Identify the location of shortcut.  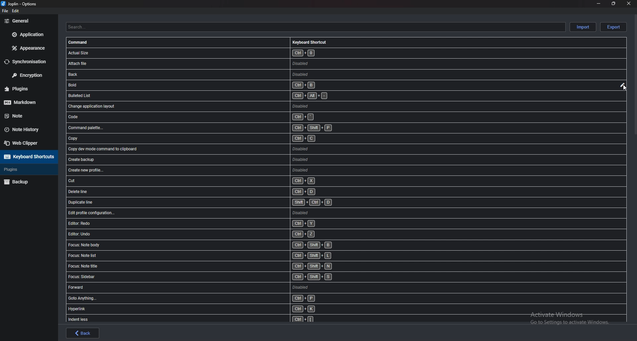
(226, 181).